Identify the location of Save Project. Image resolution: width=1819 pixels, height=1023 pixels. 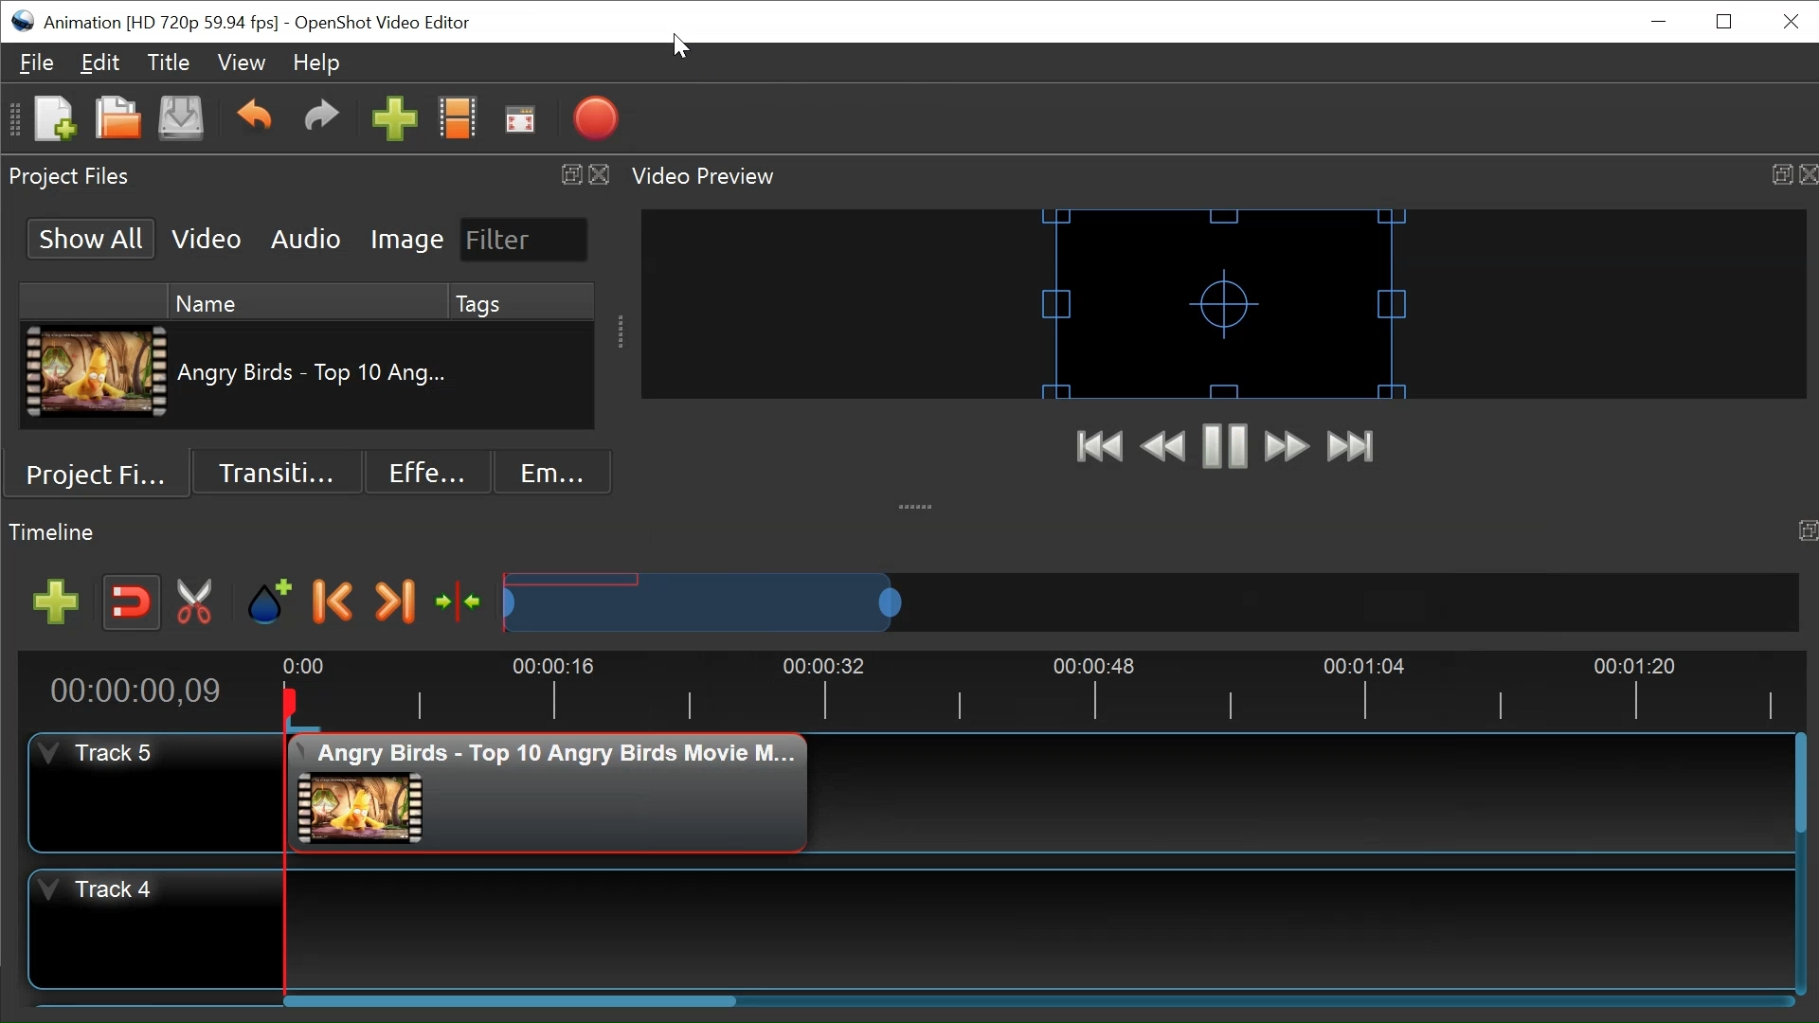
(180, 120).